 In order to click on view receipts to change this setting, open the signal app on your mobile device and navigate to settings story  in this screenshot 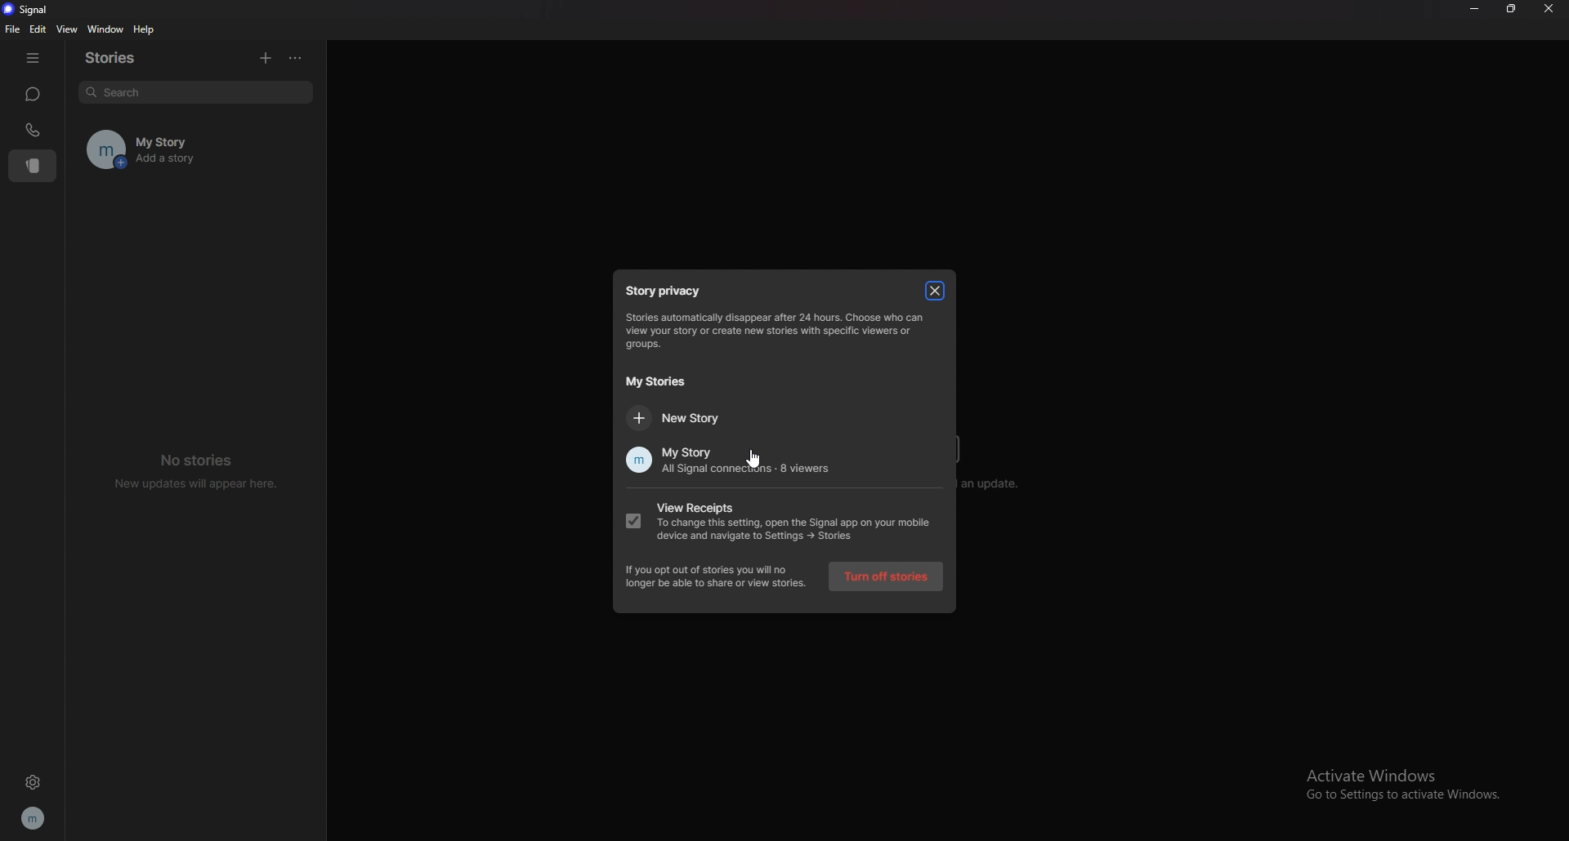, I will do `click(783, 522)`.